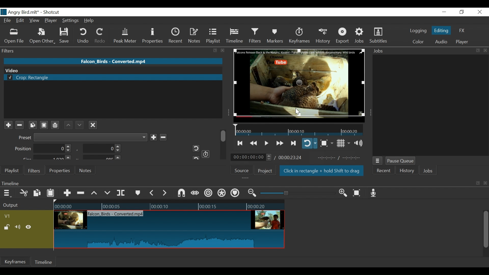 The width and height of the screenshot is (489, 275). What do you see at coordinates (100, 36) in the screenshot?
I see `Redo` at bounding box center [100, 36].